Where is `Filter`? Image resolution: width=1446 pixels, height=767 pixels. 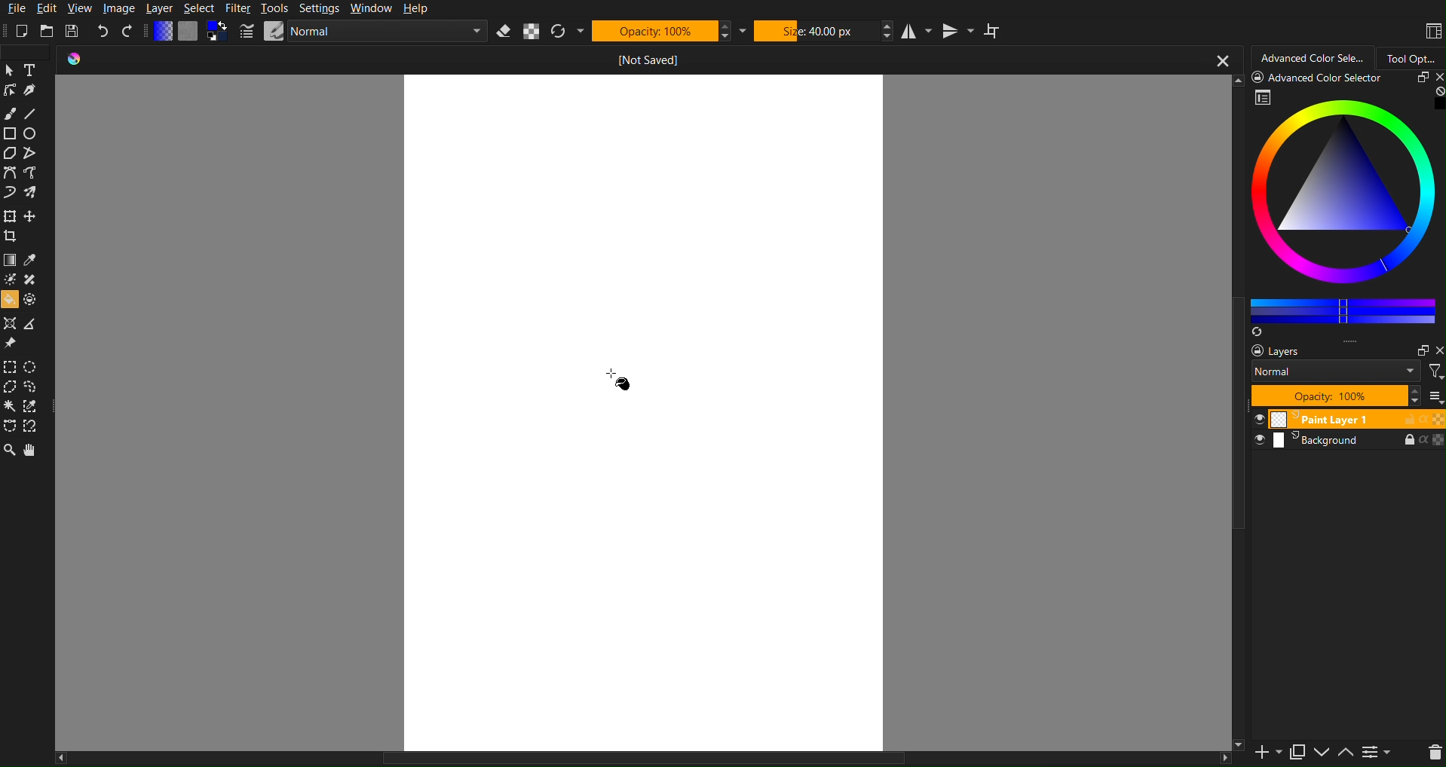 Filter is located at coordinates (1434, 370).